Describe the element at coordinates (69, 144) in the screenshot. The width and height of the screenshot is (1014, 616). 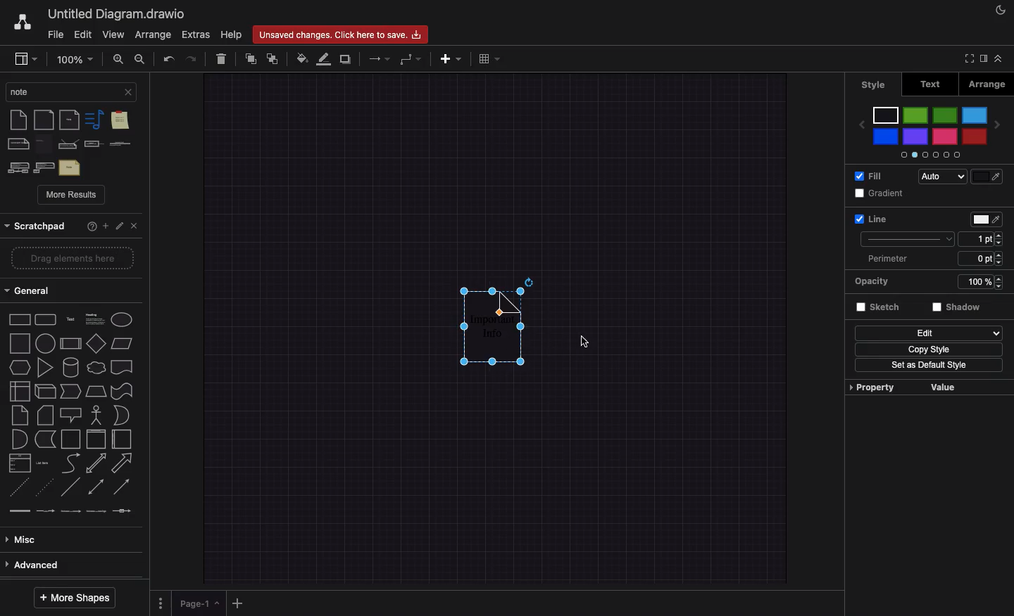
I see `constraint note` at that location.